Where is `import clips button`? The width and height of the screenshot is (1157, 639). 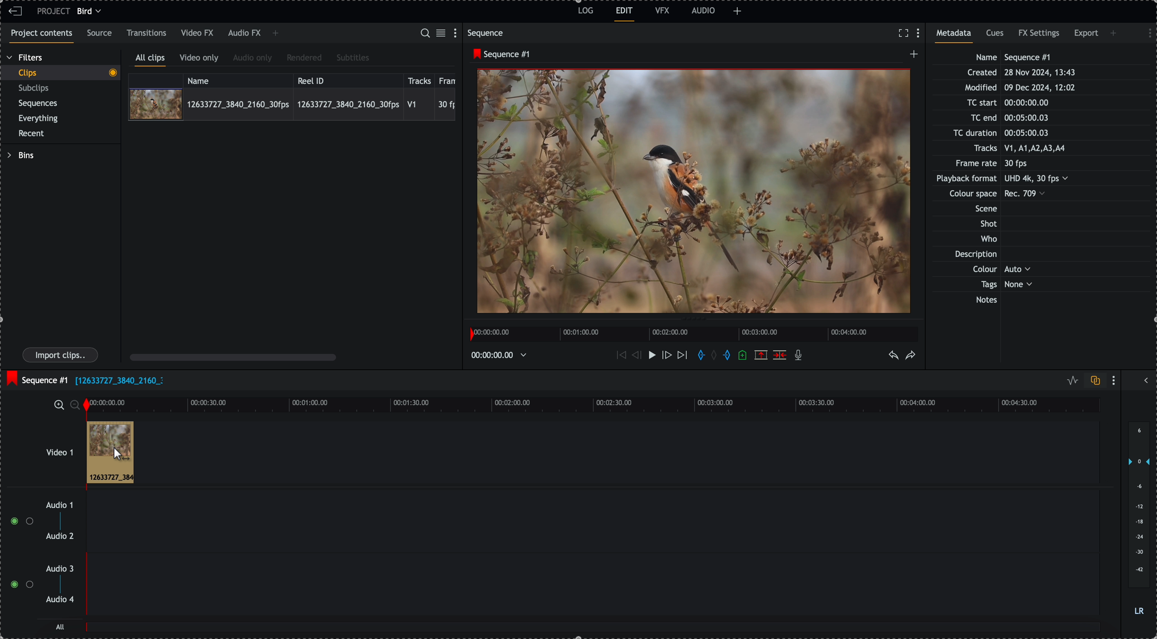
import clips button is located at coordinates (62, 355).